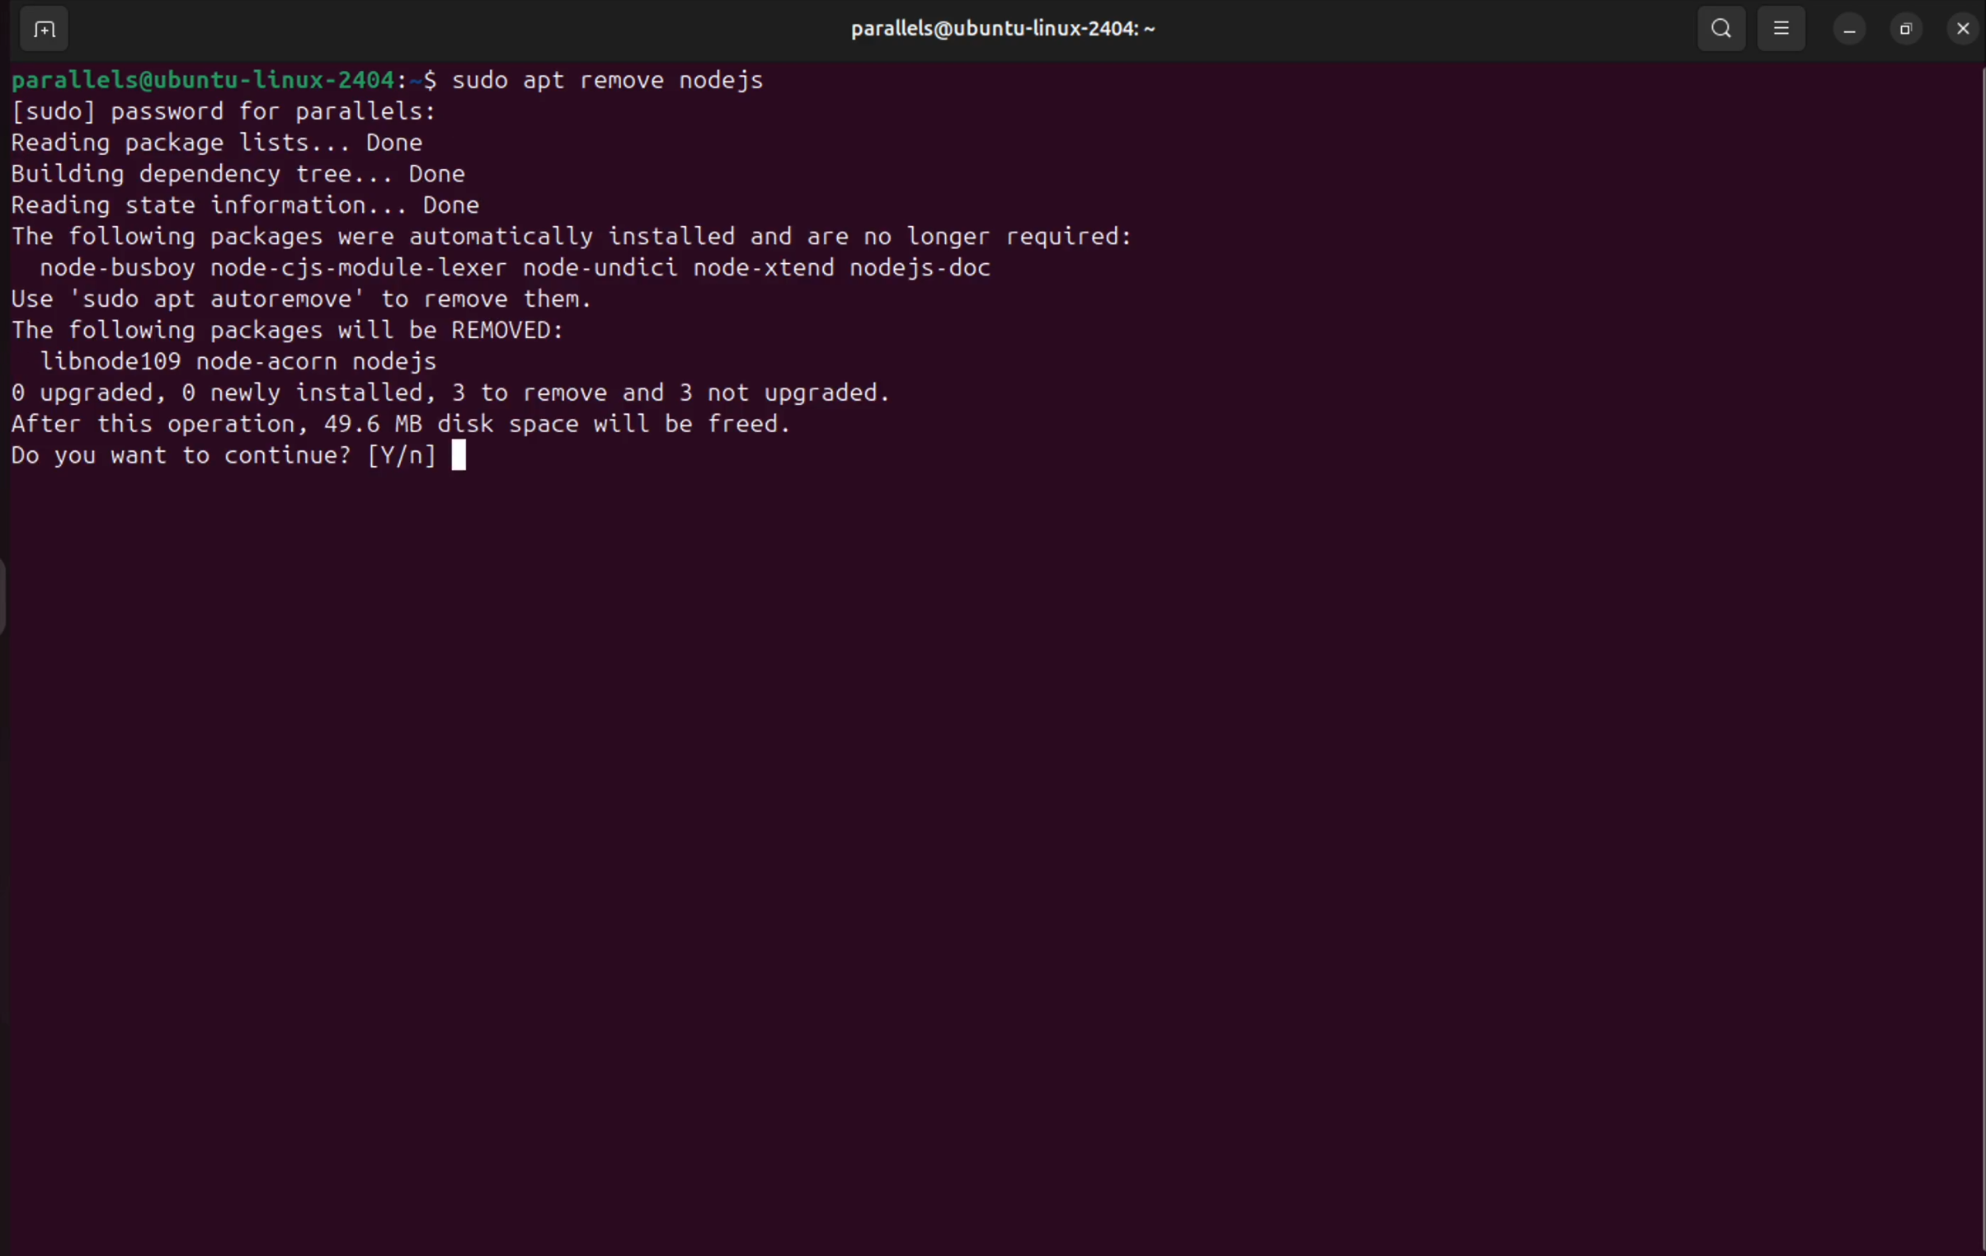 The height and width of the screenshot is (1256, 1986). Describe the element at coordinates (236, 456) in the screenshot. I see `Do you want to continue? [Y/n]` at that location.